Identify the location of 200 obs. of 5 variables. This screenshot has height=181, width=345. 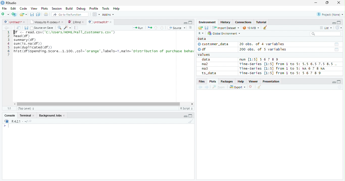
(262, 50).